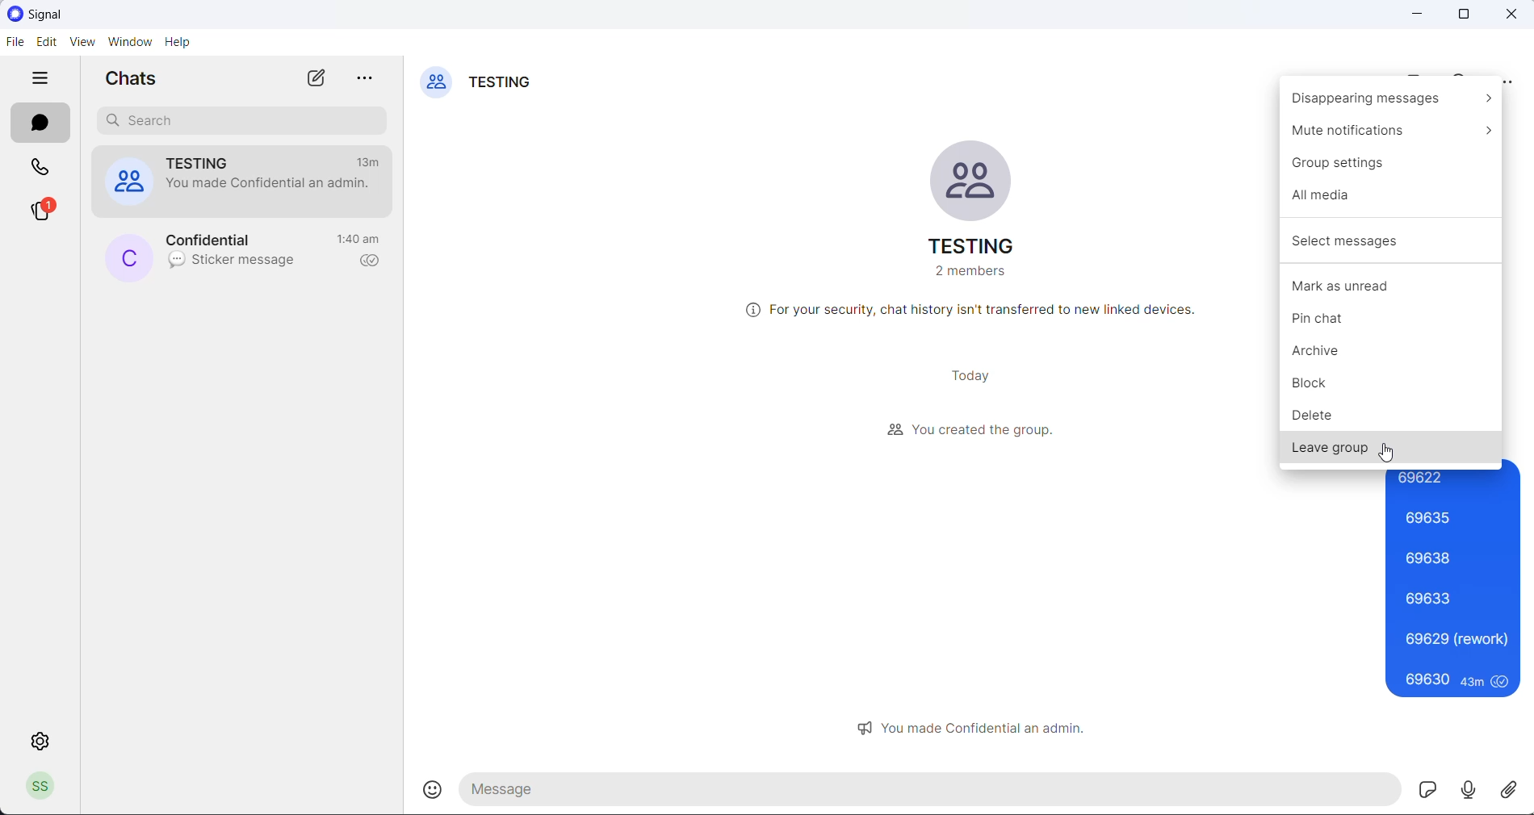  Describe the element at coordinates (969, 248) in the screenshot. I see `group name` at that location.